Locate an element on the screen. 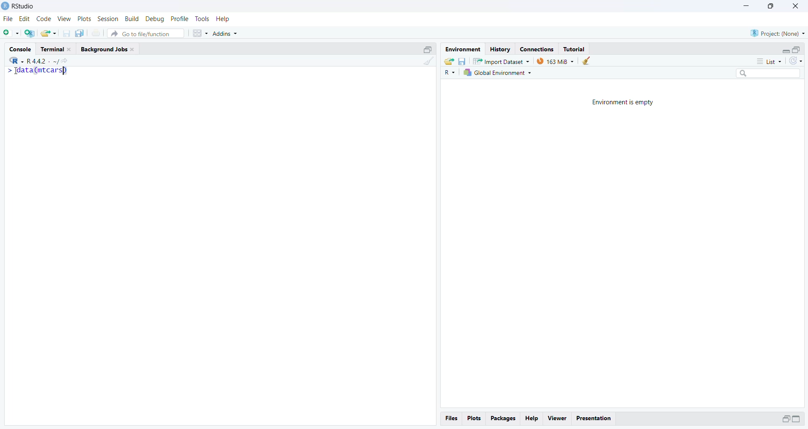 The height and width of the screenshot is (429, 808). plots is located at coordinates (475, 418).